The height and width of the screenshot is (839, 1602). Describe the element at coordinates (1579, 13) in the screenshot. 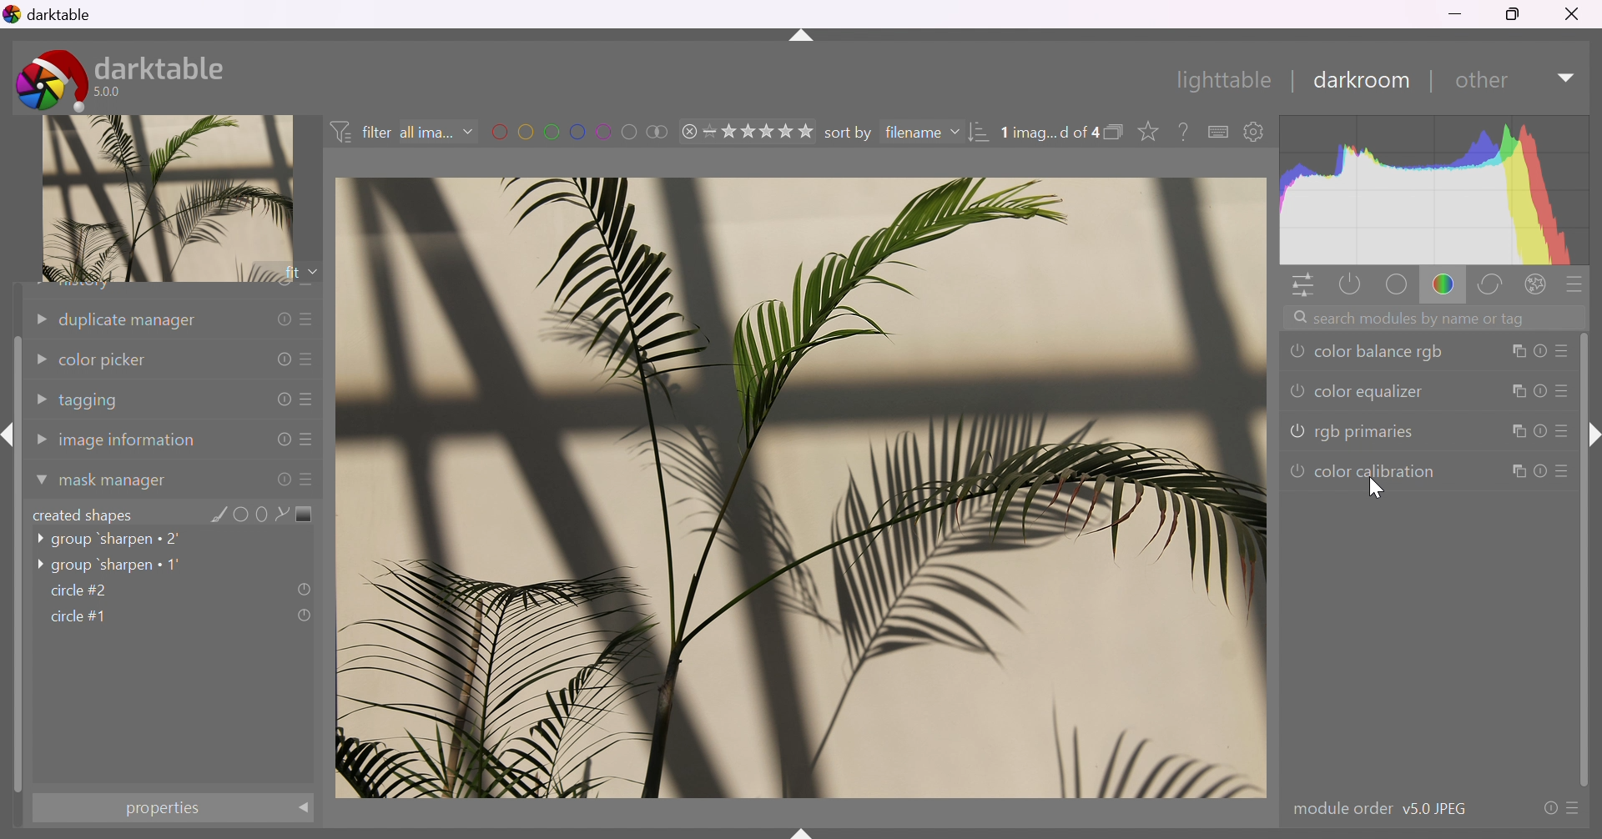

I see `close` at that location.